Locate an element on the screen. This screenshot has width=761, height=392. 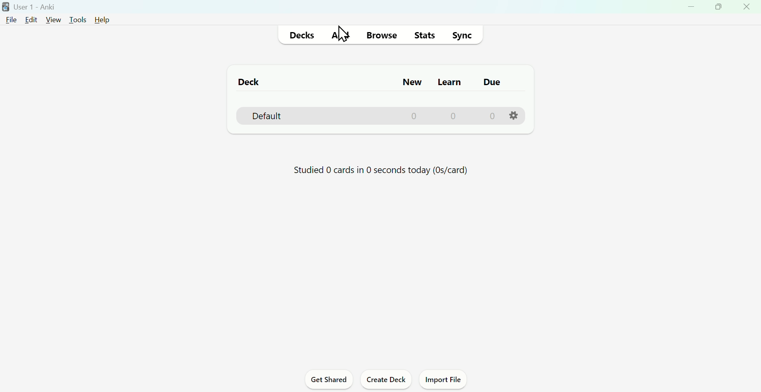
Learn is located at coordinates (450, 82).